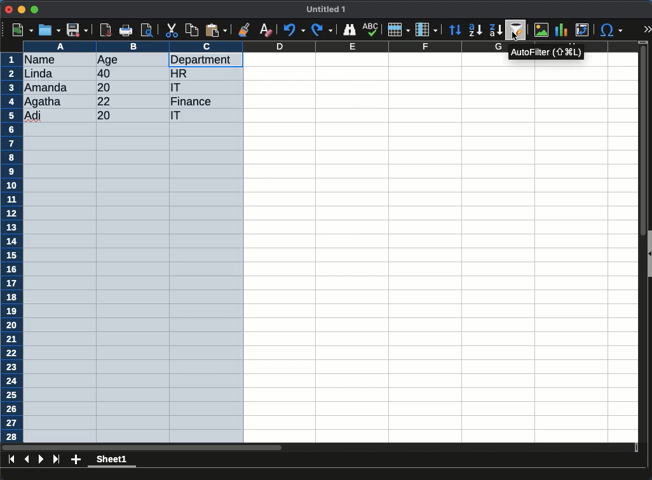 The height and width of the screenshot is (480, 652). I want to click on paste, so click(216, 30).